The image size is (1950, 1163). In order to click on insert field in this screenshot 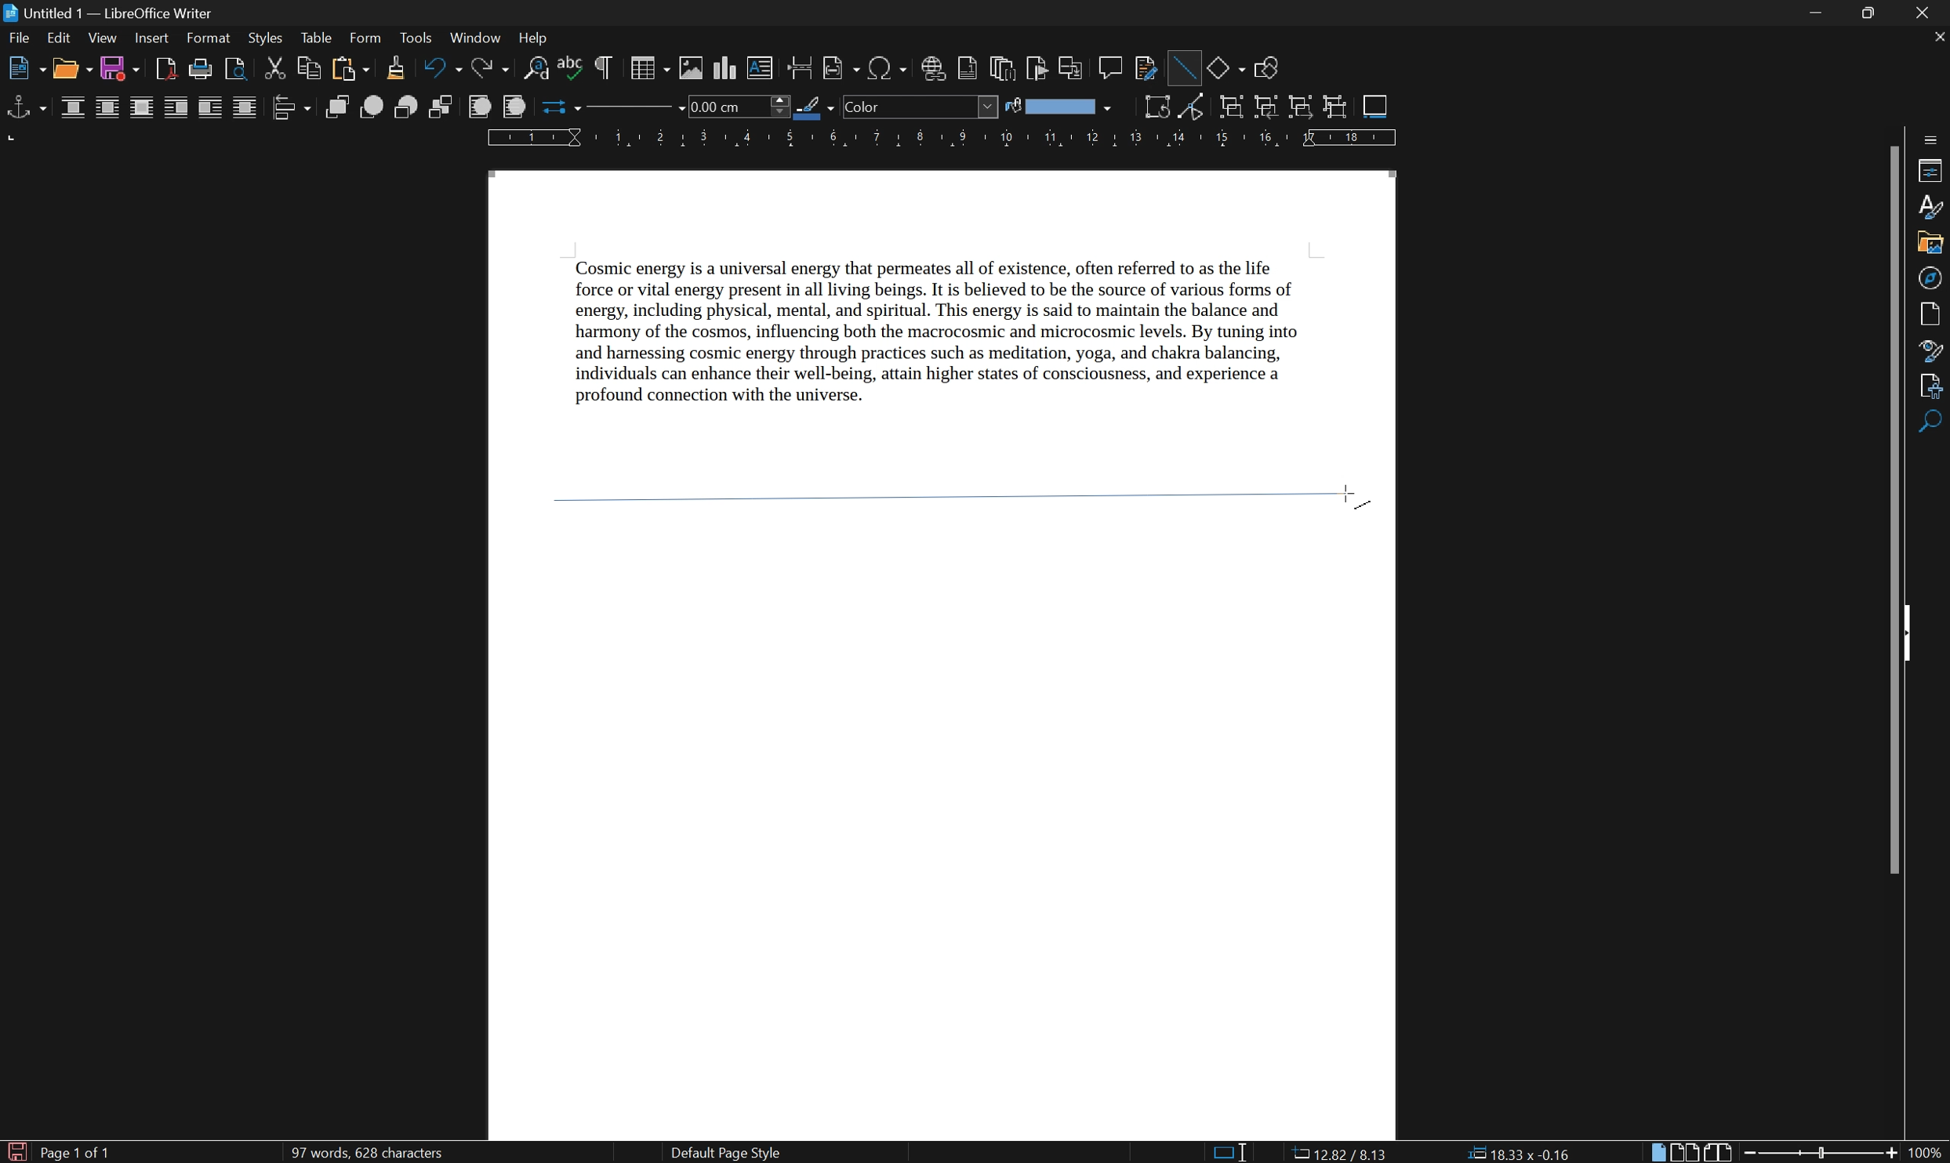, I will do `click(840, 69)`.